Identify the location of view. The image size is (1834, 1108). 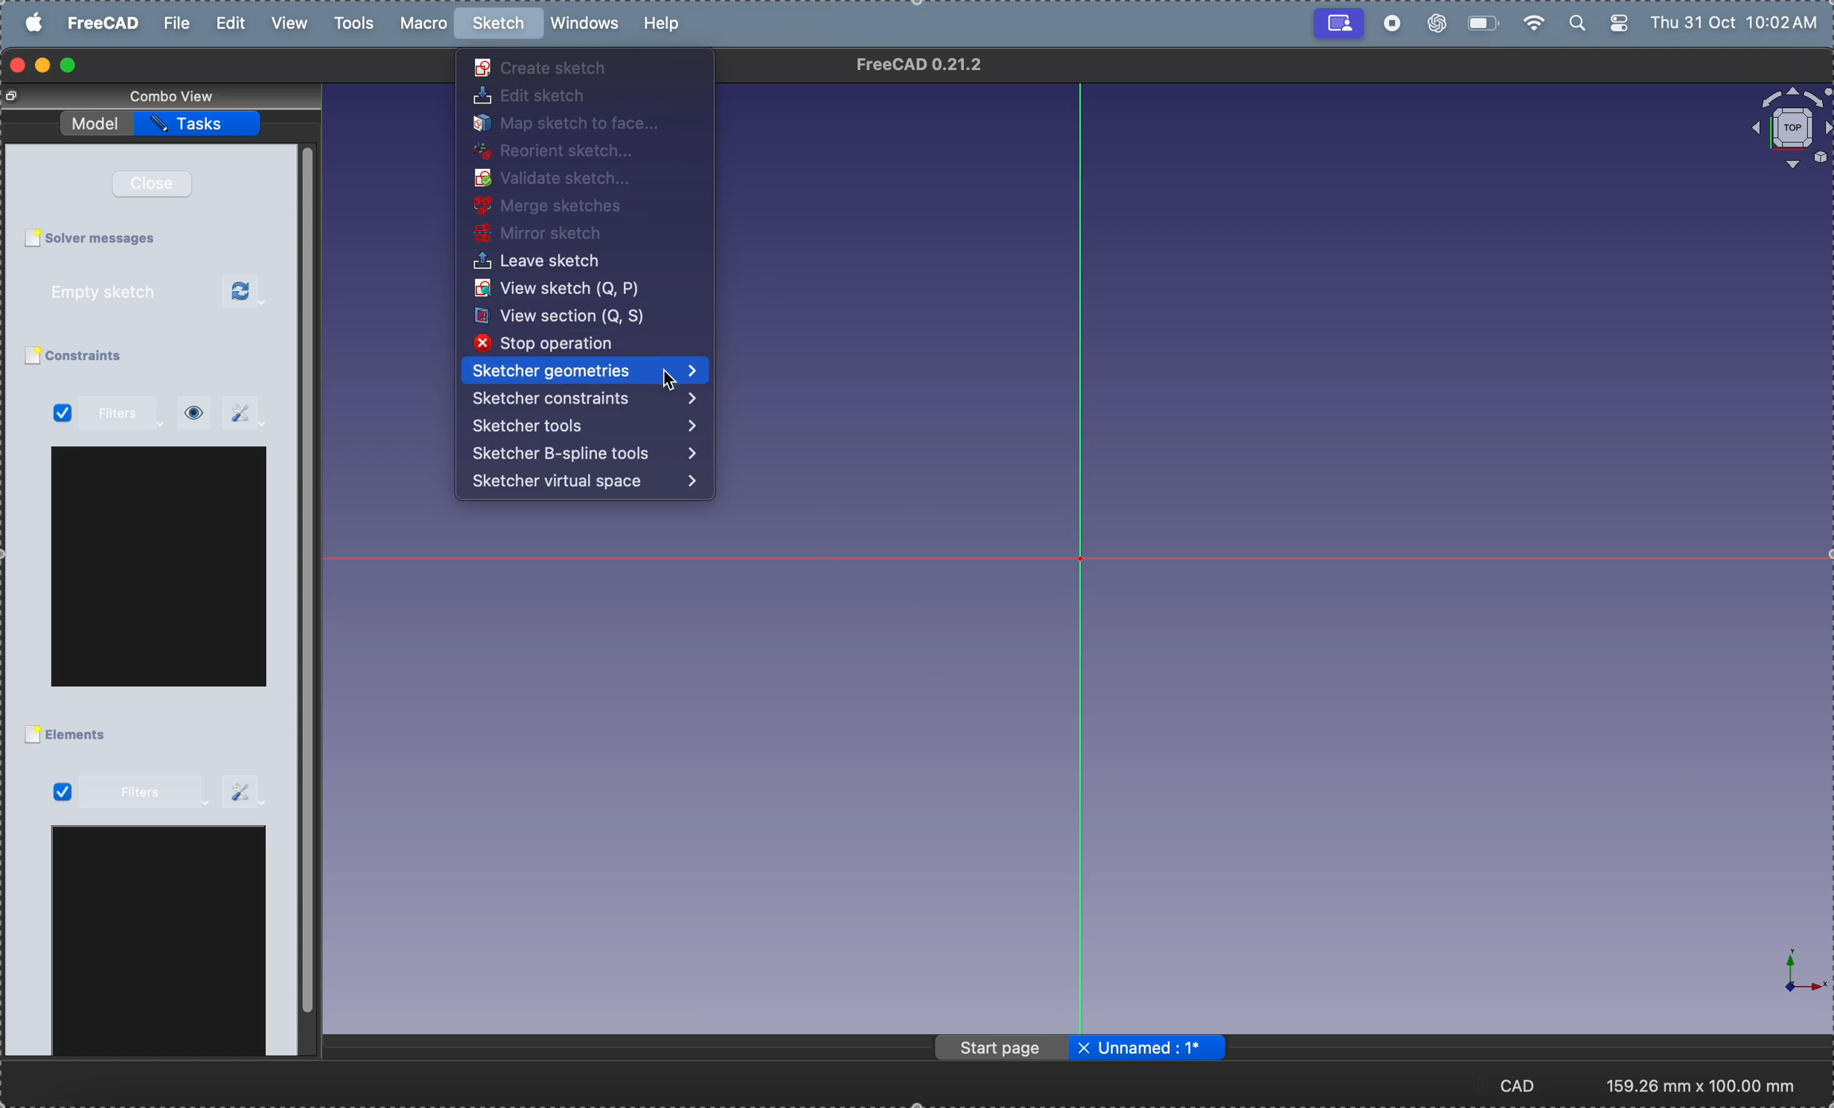
(194, 413).